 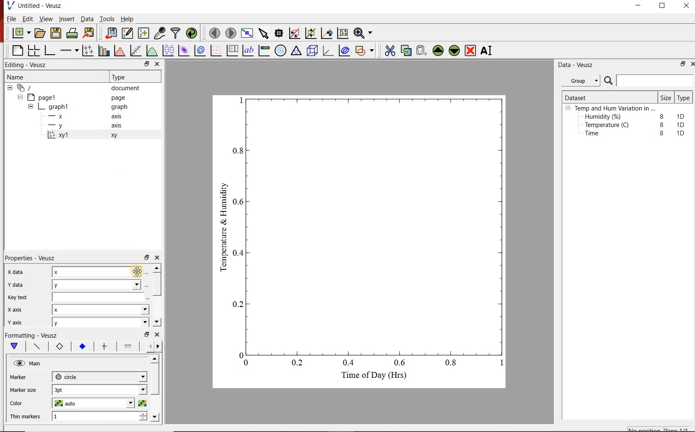 What do you see at coordinates (439, 50) in the screenshot?
I see `Move the selected widget up` at bounding box center [439, 50].